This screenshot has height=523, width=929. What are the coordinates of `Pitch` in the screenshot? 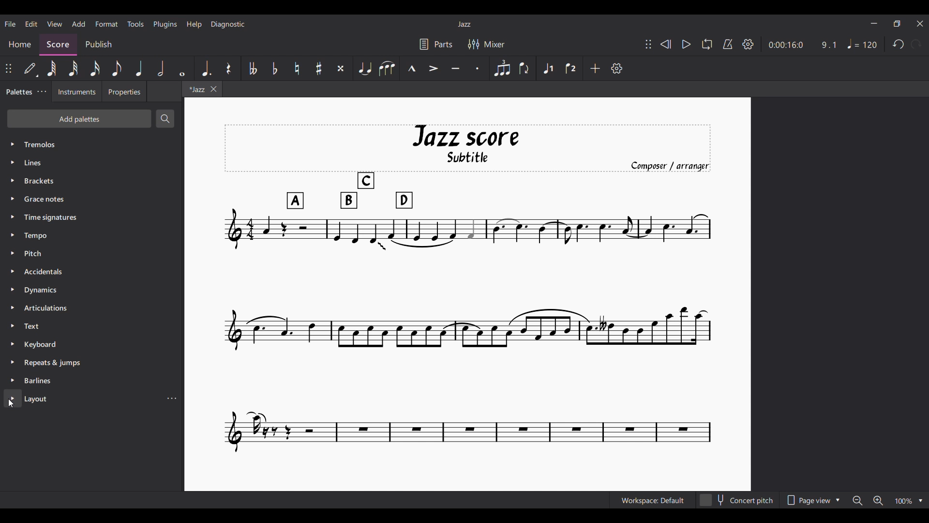 It's located at (91, 254).